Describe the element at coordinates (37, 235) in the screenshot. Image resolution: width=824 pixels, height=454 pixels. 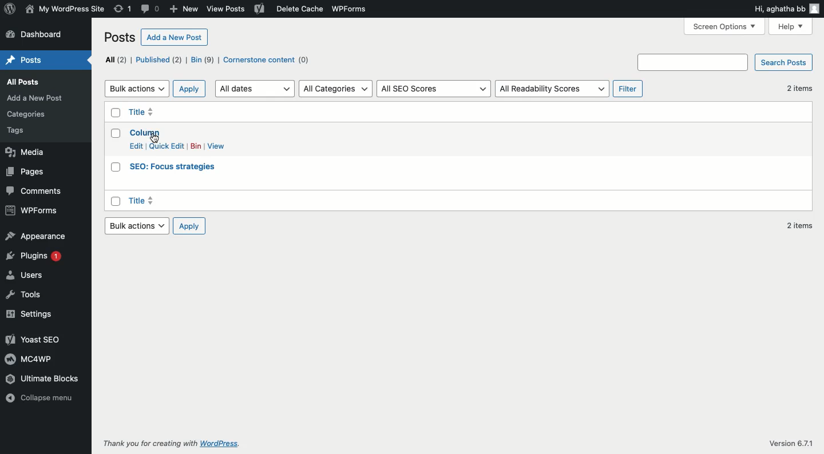
I see `Appearance` at that location.